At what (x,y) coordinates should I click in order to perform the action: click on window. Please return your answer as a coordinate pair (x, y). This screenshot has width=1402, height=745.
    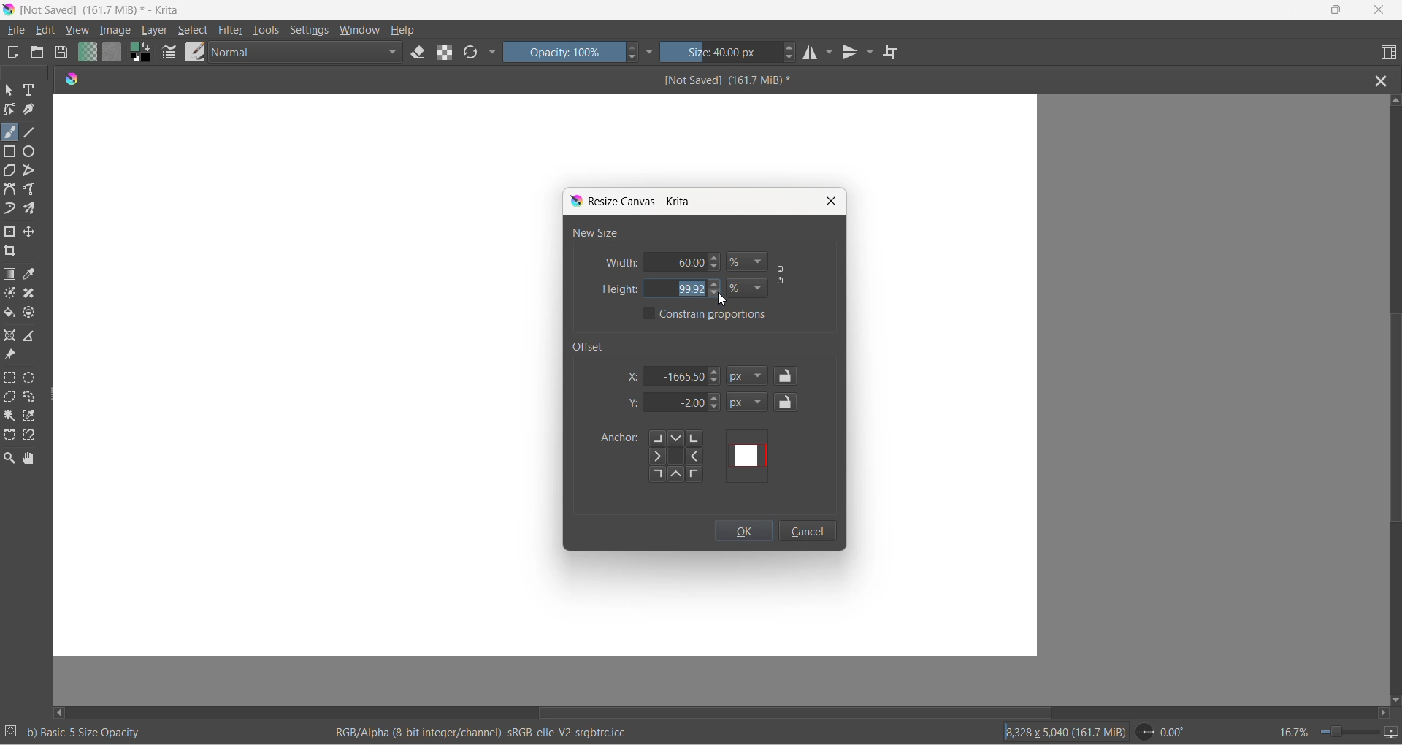
    Looking at the image, I should click on (359, 31).